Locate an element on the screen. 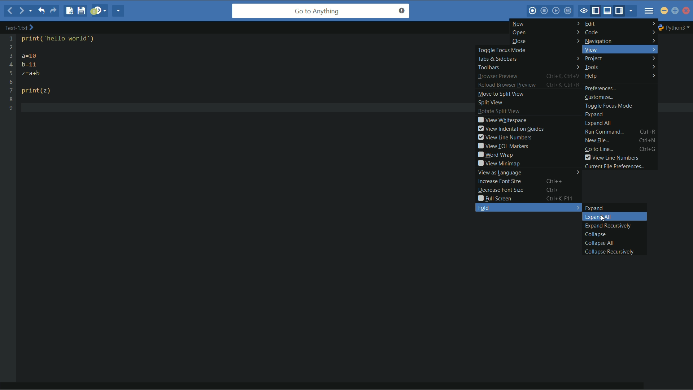  reload browser preview is located at coordinates (506, 86).